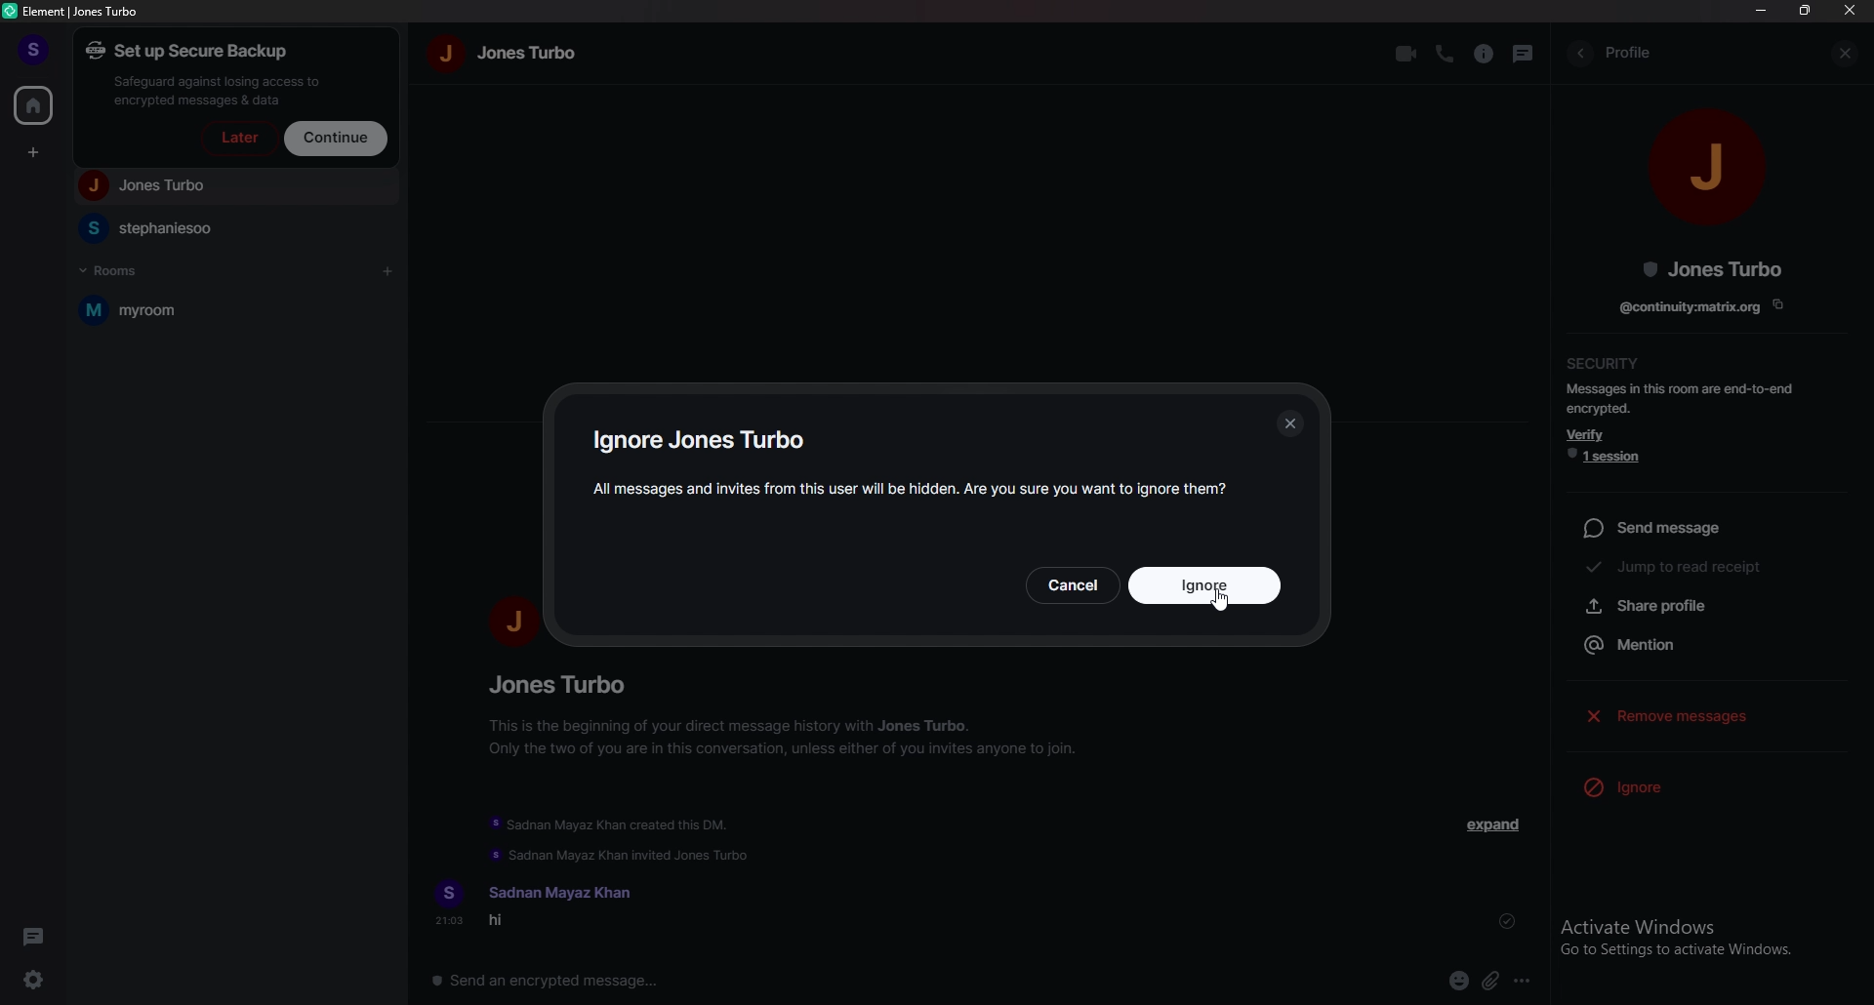  What do you see at coordinates (614, 838) in the screenshot?
I see `update` at bounding box center [614, 838].